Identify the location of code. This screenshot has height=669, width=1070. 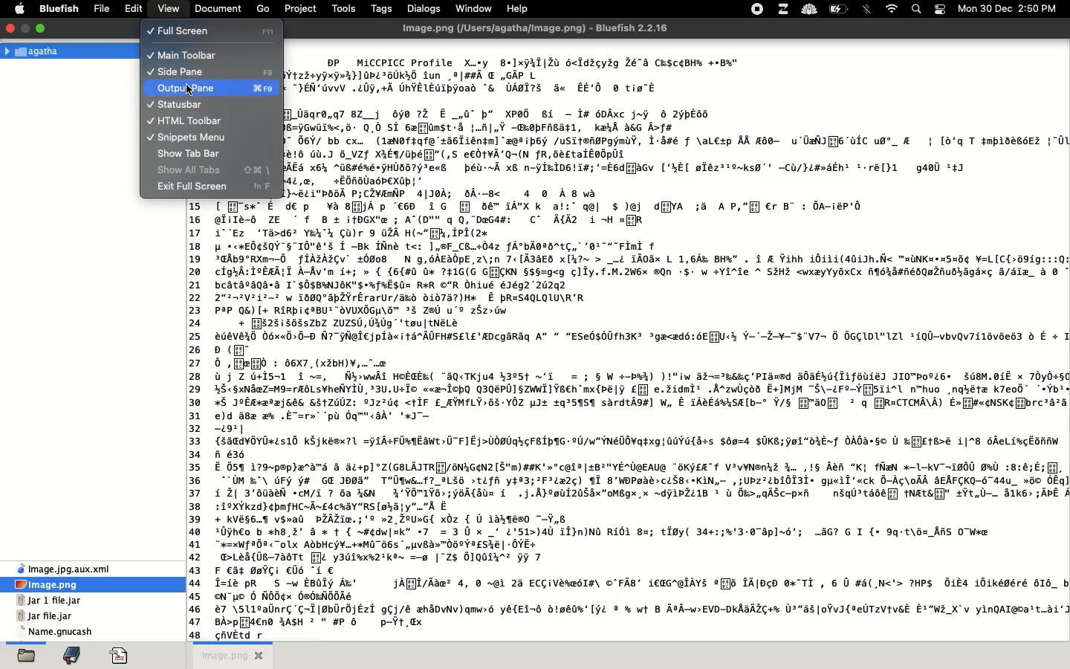
(123, 654).